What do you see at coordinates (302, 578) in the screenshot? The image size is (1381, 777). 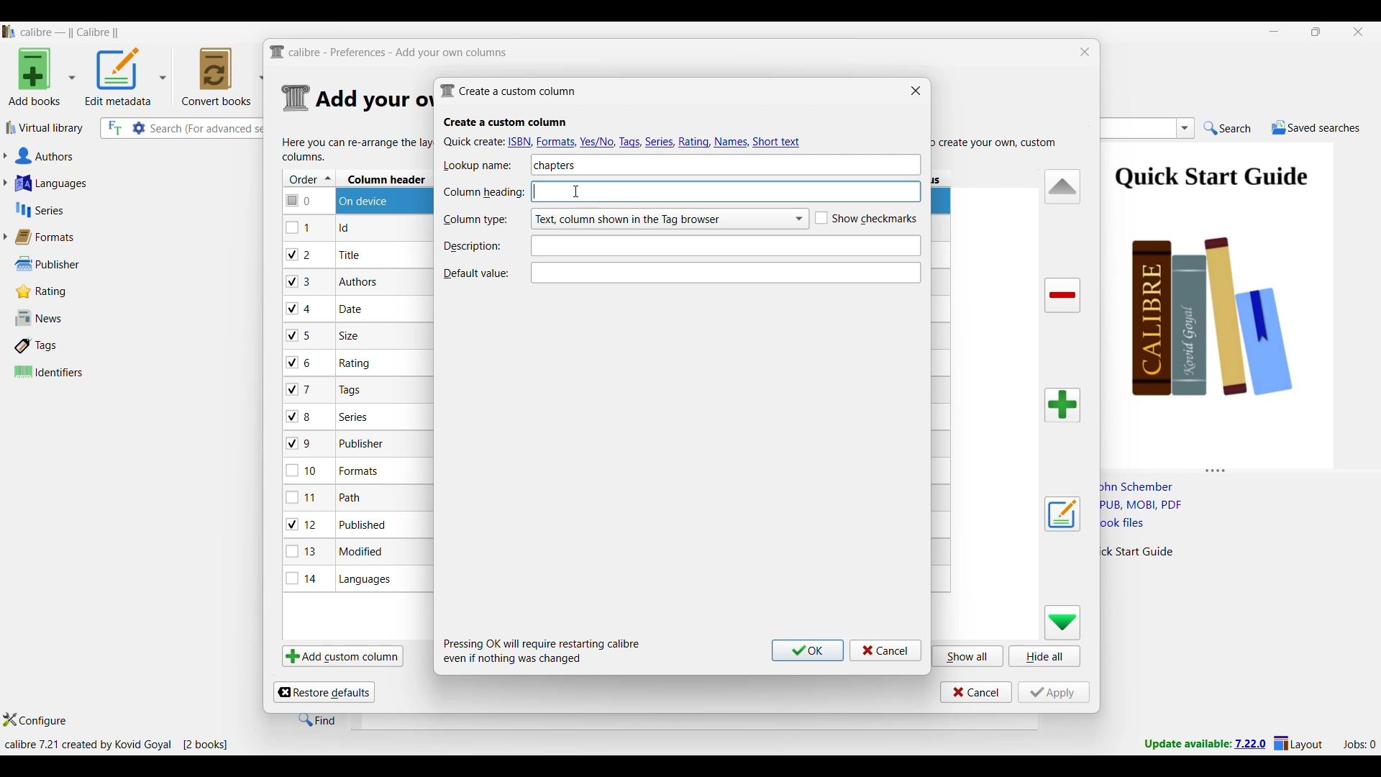 I see `checkbox - 14` at bounding box center [302, 578].